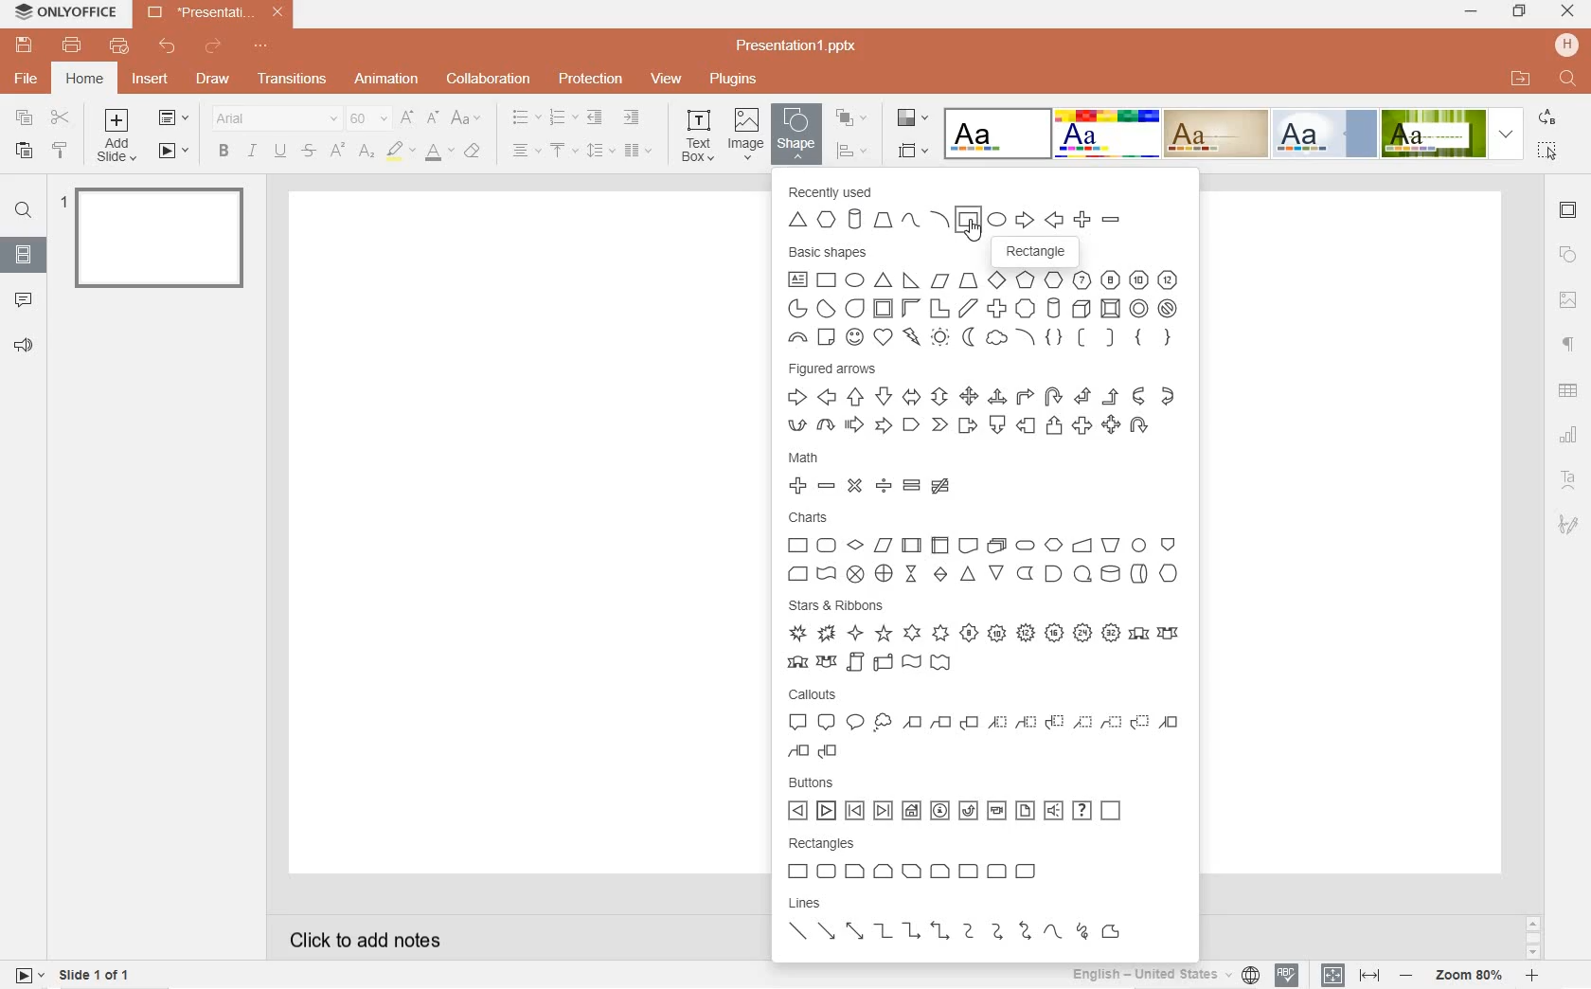 The height and width of the screenshot is (989, 1591). I want to click on Delay, so click(1053, 574).